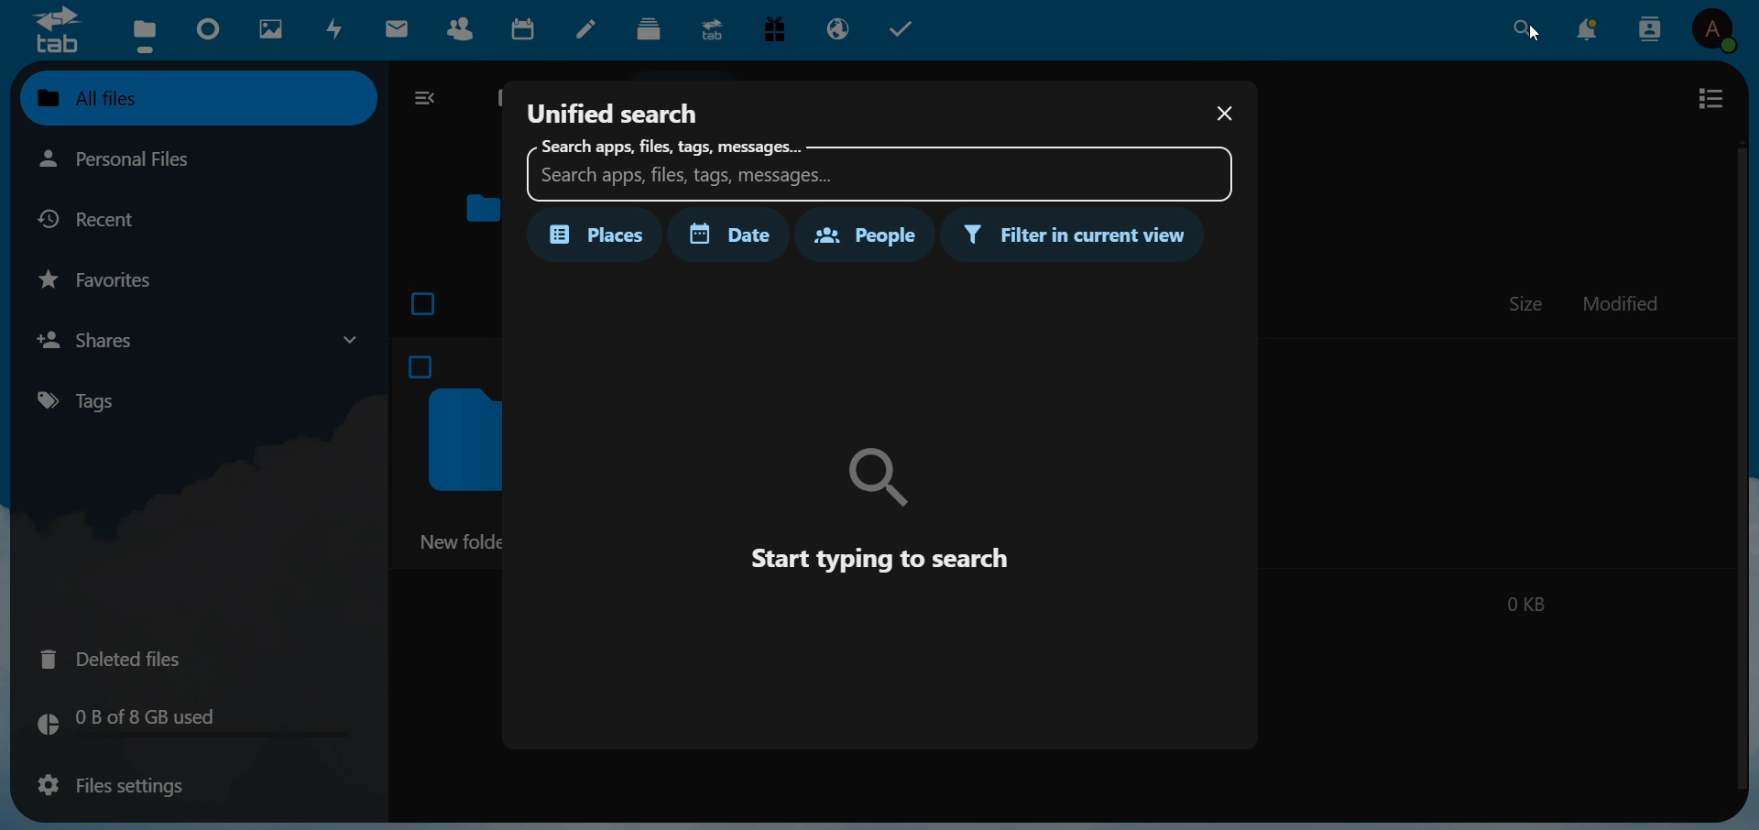  I want to click on tags, so click(92, 400).